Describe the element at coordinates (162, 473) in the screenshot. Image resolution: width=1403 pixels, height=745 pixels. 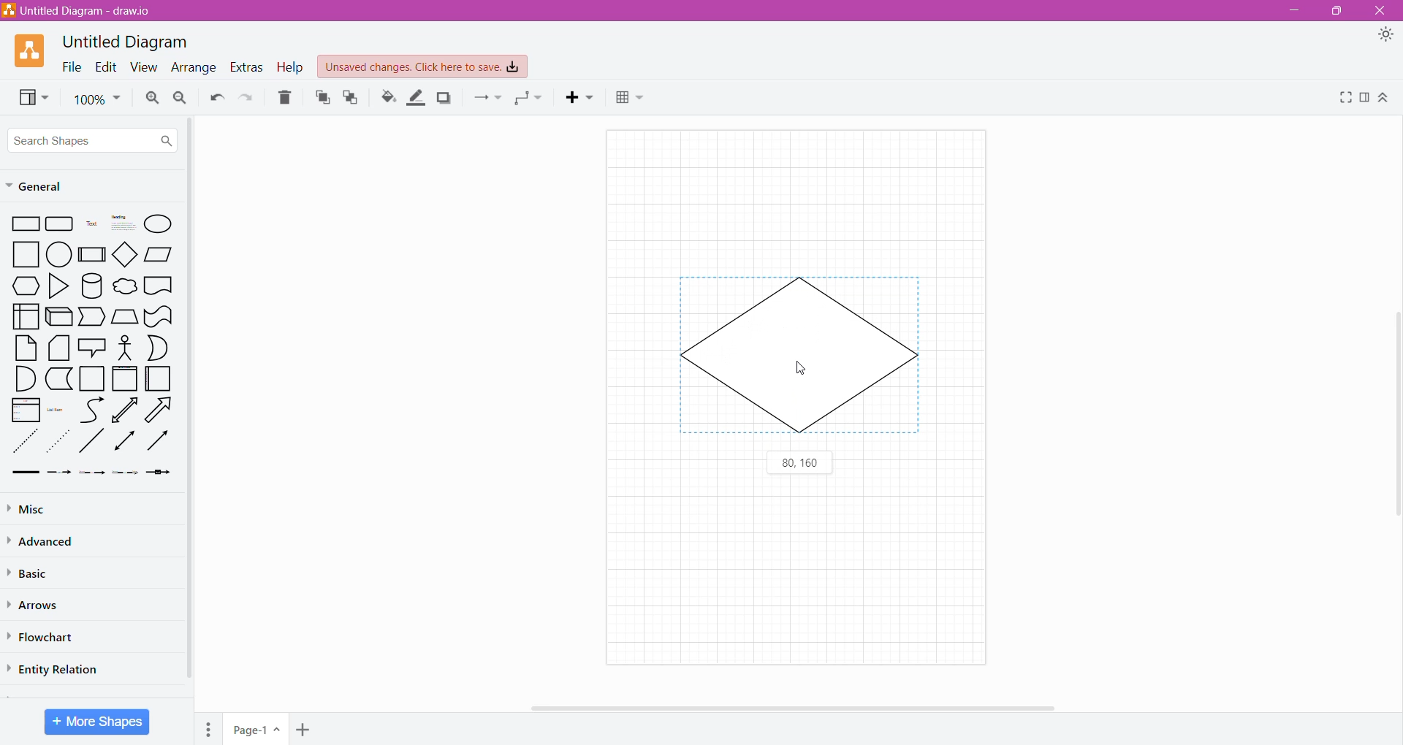
I see `Connector with Icon Symbol` at that location.